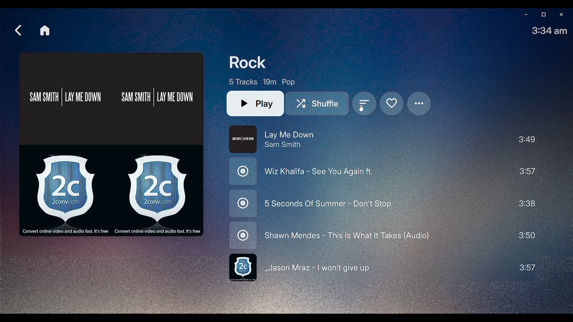  What do you see at coordinates (381, 140) in the screenshot?
I see `Lay Me Down` at bounding box center [381, 140].